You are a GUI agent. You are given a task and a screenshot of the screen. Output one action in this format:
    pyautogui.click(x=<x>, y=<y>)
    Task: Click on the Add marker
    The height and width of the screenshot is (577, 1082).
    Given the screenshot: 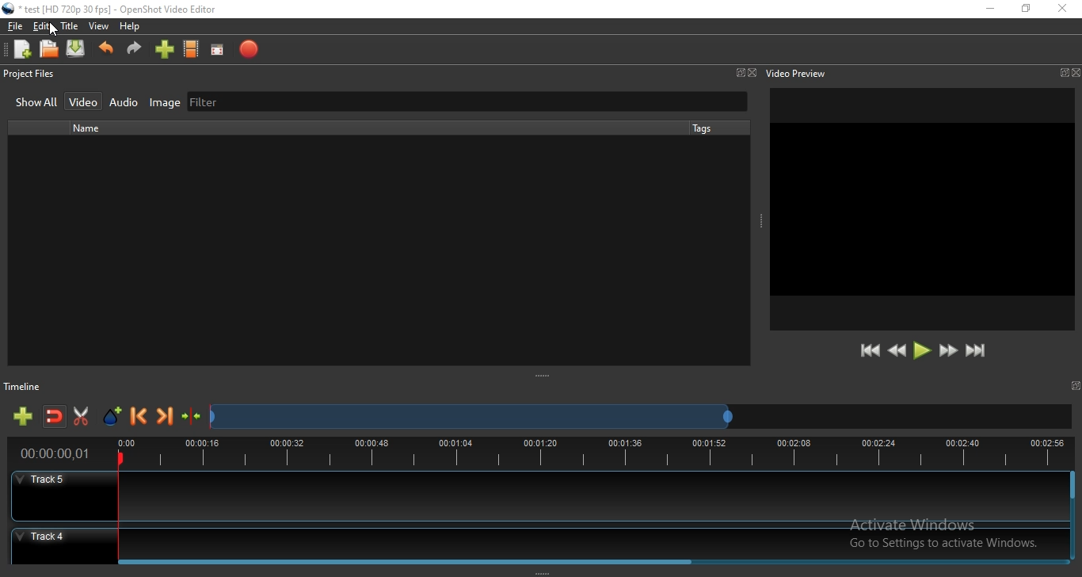 What is the action you would take?
    pyautogui.click(x=113, y=417)
    